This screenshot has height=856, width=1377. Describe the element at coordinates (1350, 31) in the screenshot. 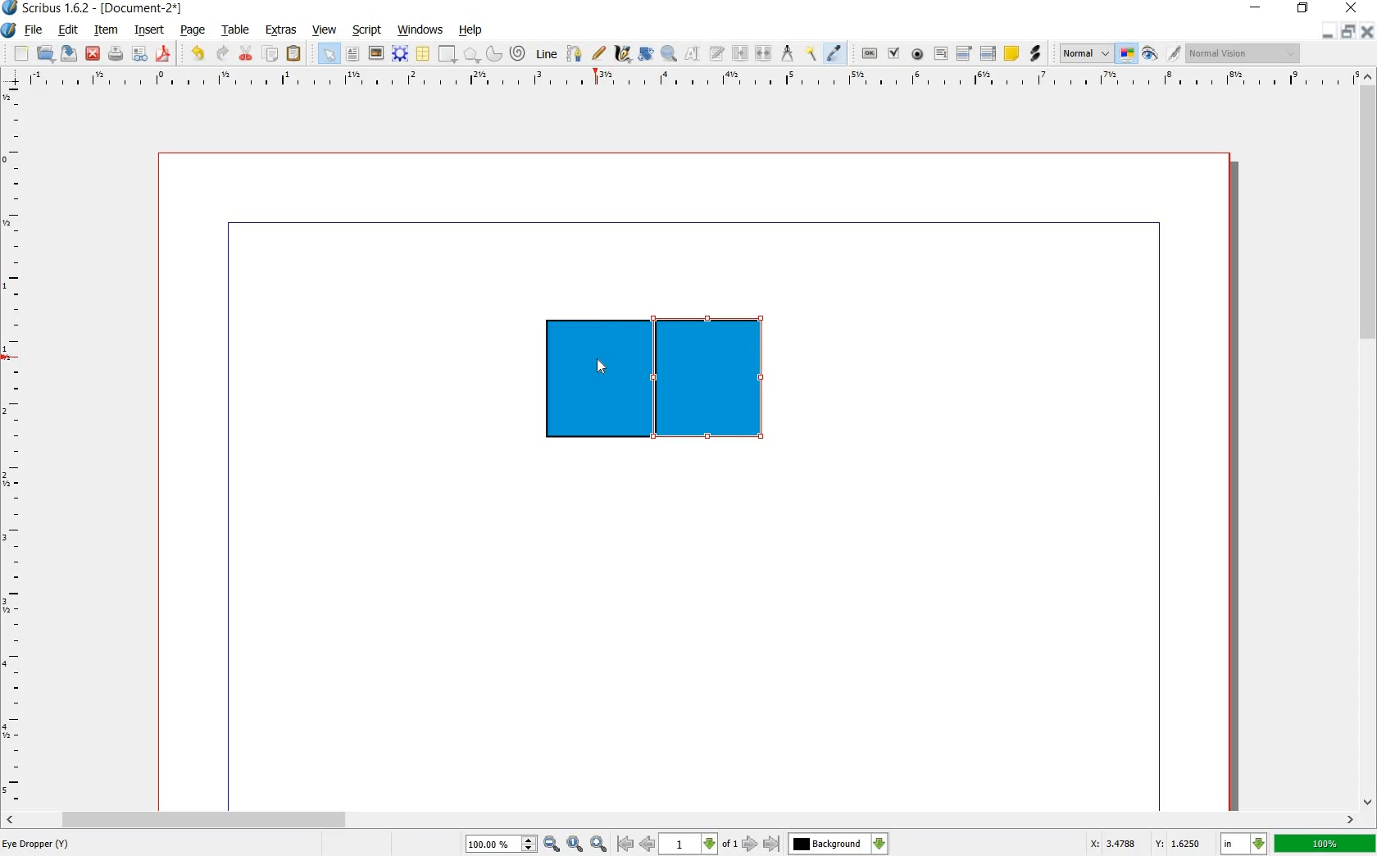

I see `restore` at that location.